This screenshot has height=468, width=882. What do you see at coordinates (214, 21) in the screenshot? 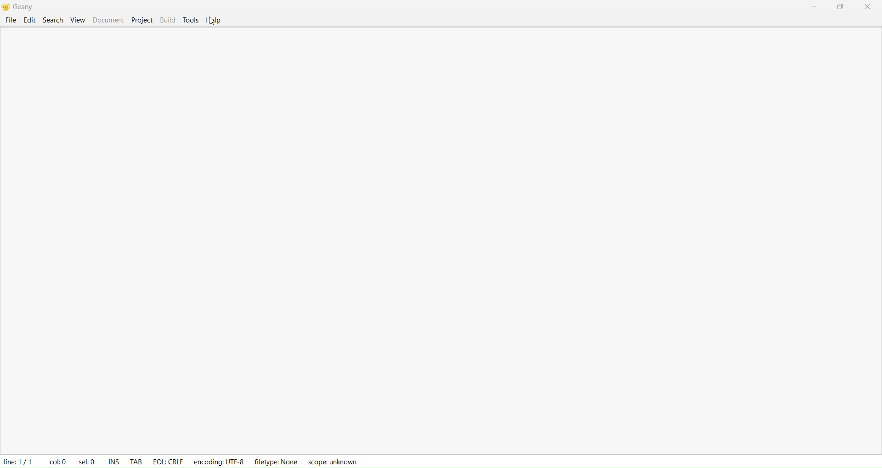
I see `help` at bounding box center [214, 21].